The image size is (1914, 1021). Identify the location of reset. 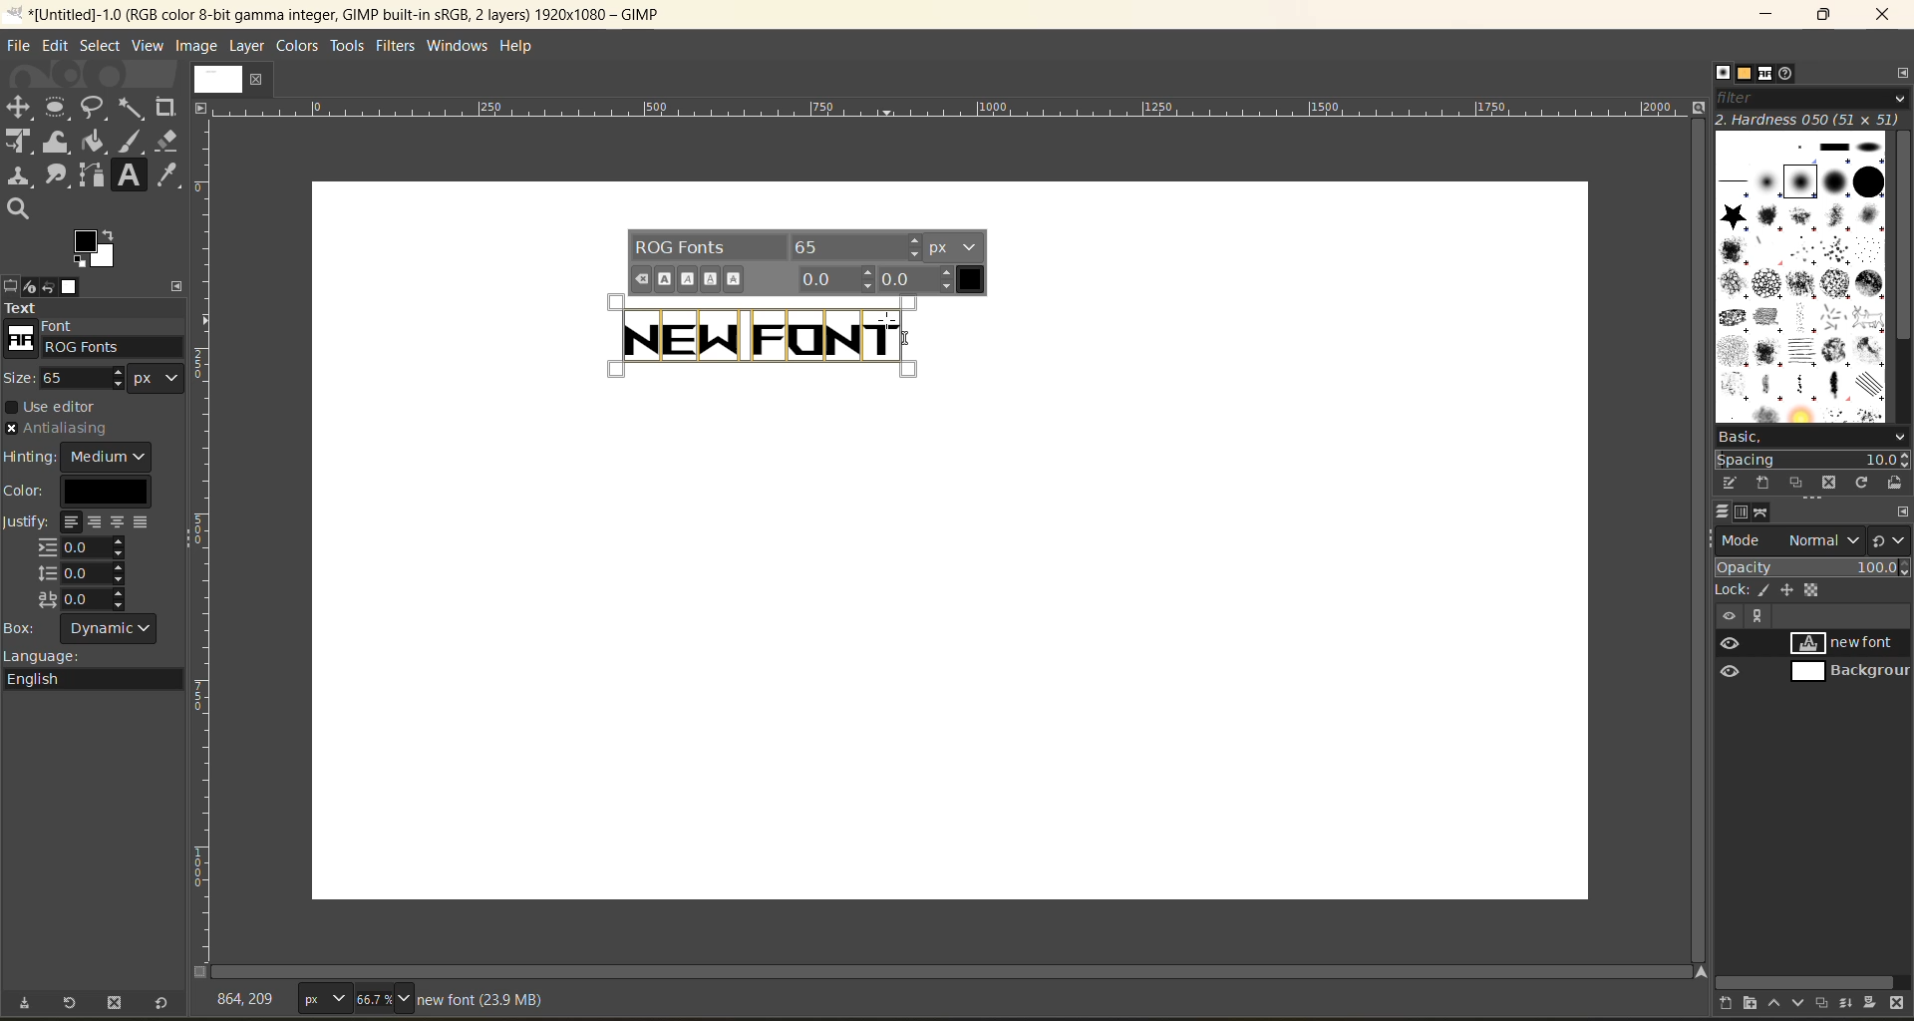
(167, 1001).